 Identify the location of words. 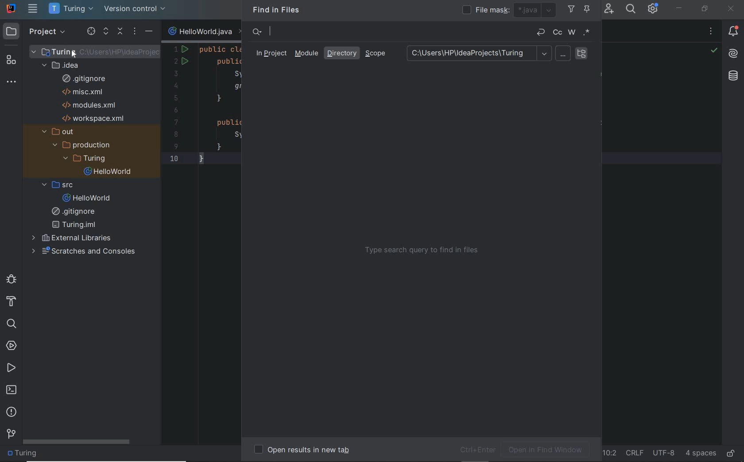
(572, 32).